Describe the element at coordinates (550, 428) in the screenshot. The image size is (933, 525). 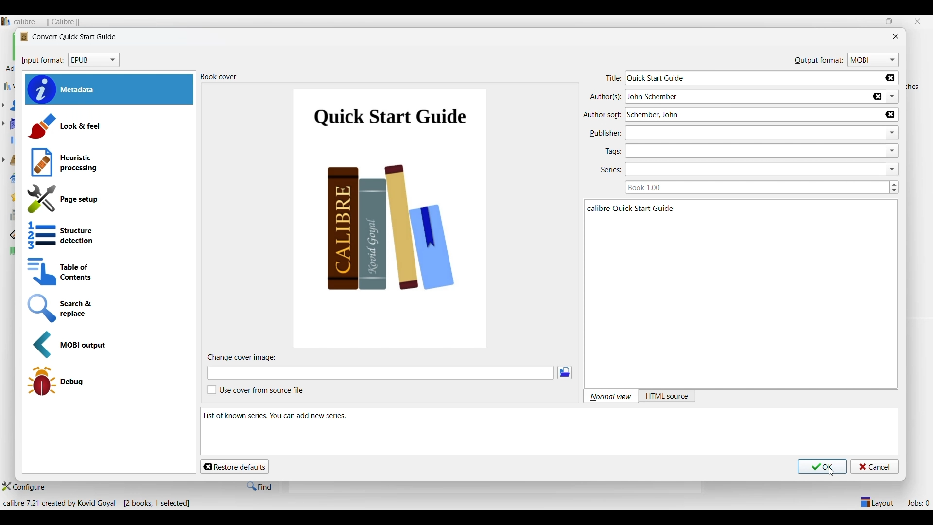
I see `Description of function of selected icon` at that location.